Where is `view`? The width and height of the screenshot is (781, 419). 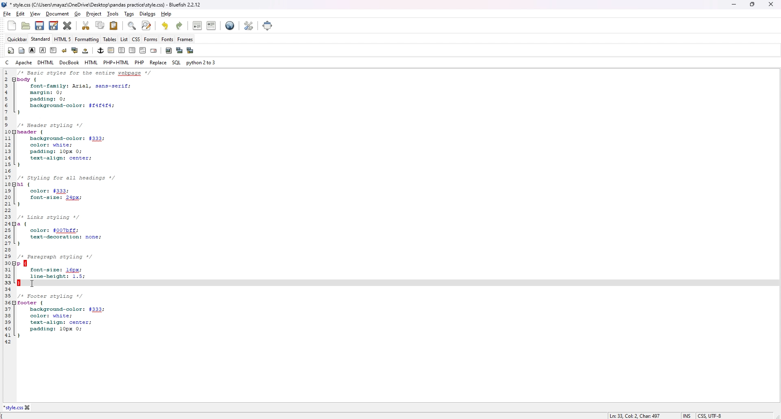
view is located at coordinates (35, 14).